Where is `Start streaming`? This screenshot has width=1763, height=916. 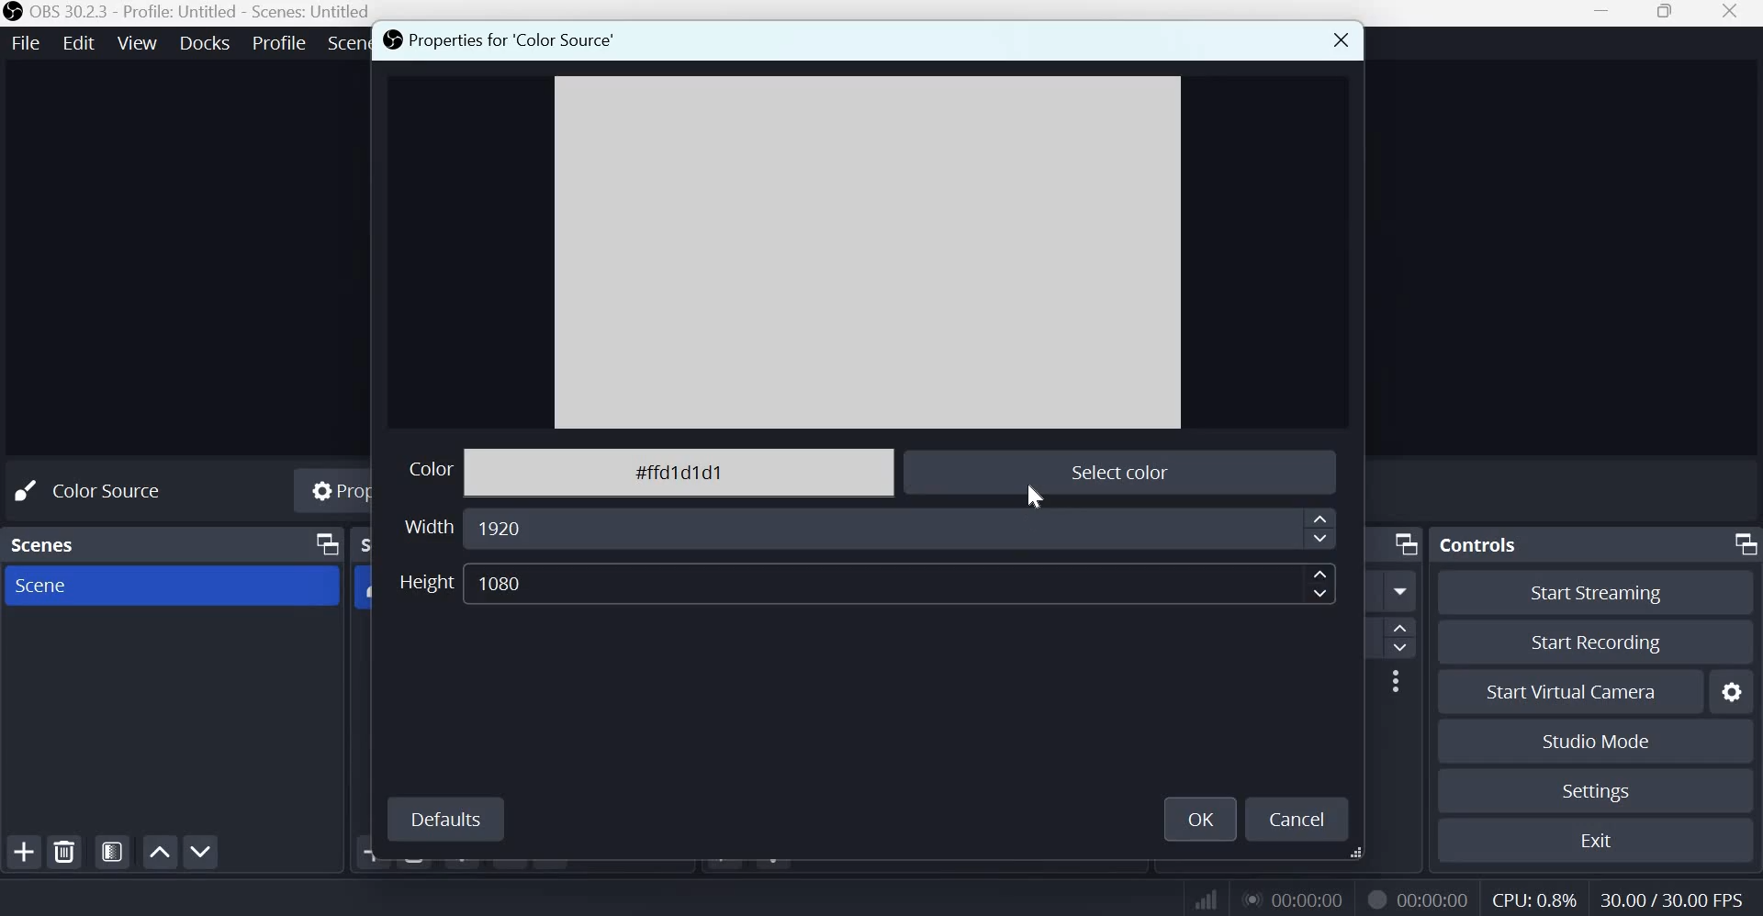 Start streaming is located at coordinates (1604, 592).